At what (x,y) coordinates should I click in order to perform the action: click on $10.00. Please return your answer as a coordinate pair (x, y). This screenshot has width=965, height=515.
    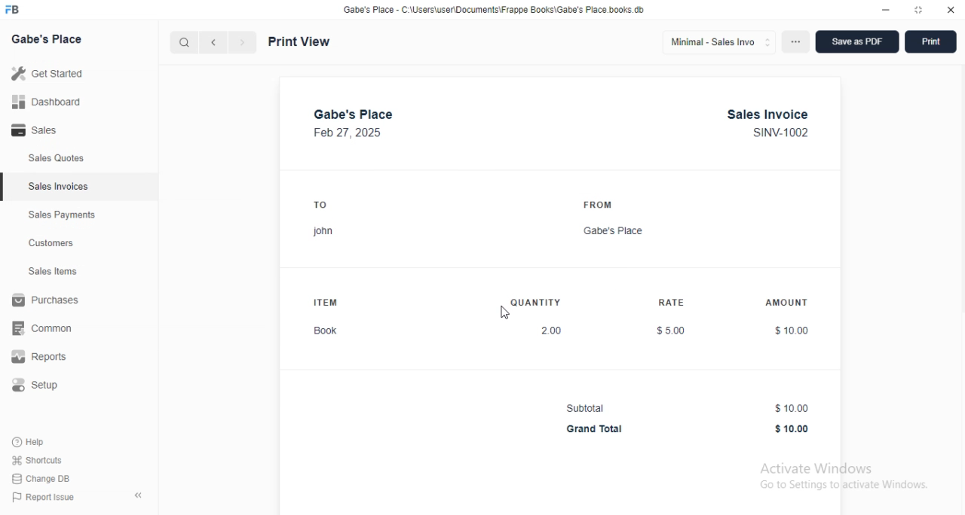
    Looking at the image, I should click on (792, 429).